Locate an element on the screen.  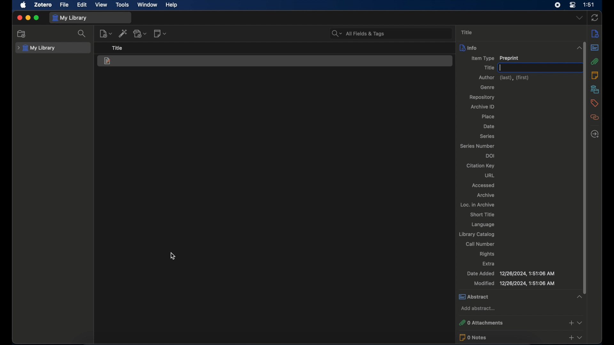
abstract is located at coordinates (595, 47).